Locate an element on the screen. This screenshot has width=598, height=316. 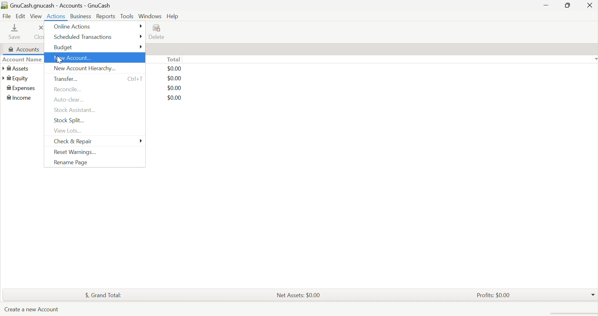
Drop Down is located at coordinates (593, 293).